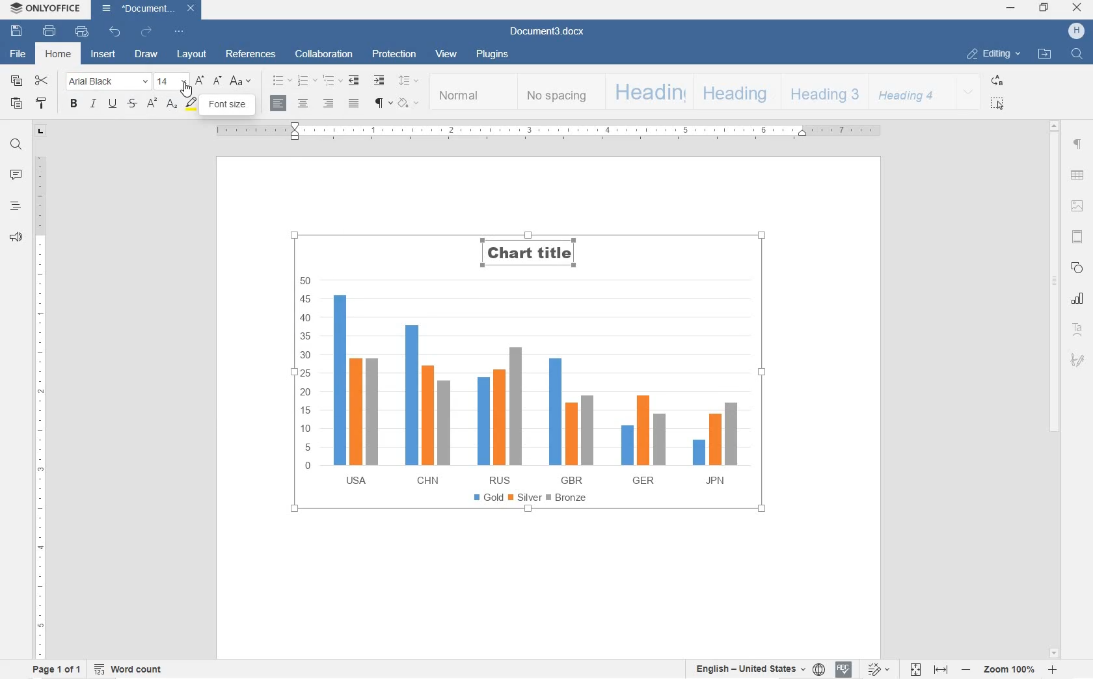  What do you see at coordinates (40, 405) in the screenshot?
I see `RULER` at bounding box center [40, 405].